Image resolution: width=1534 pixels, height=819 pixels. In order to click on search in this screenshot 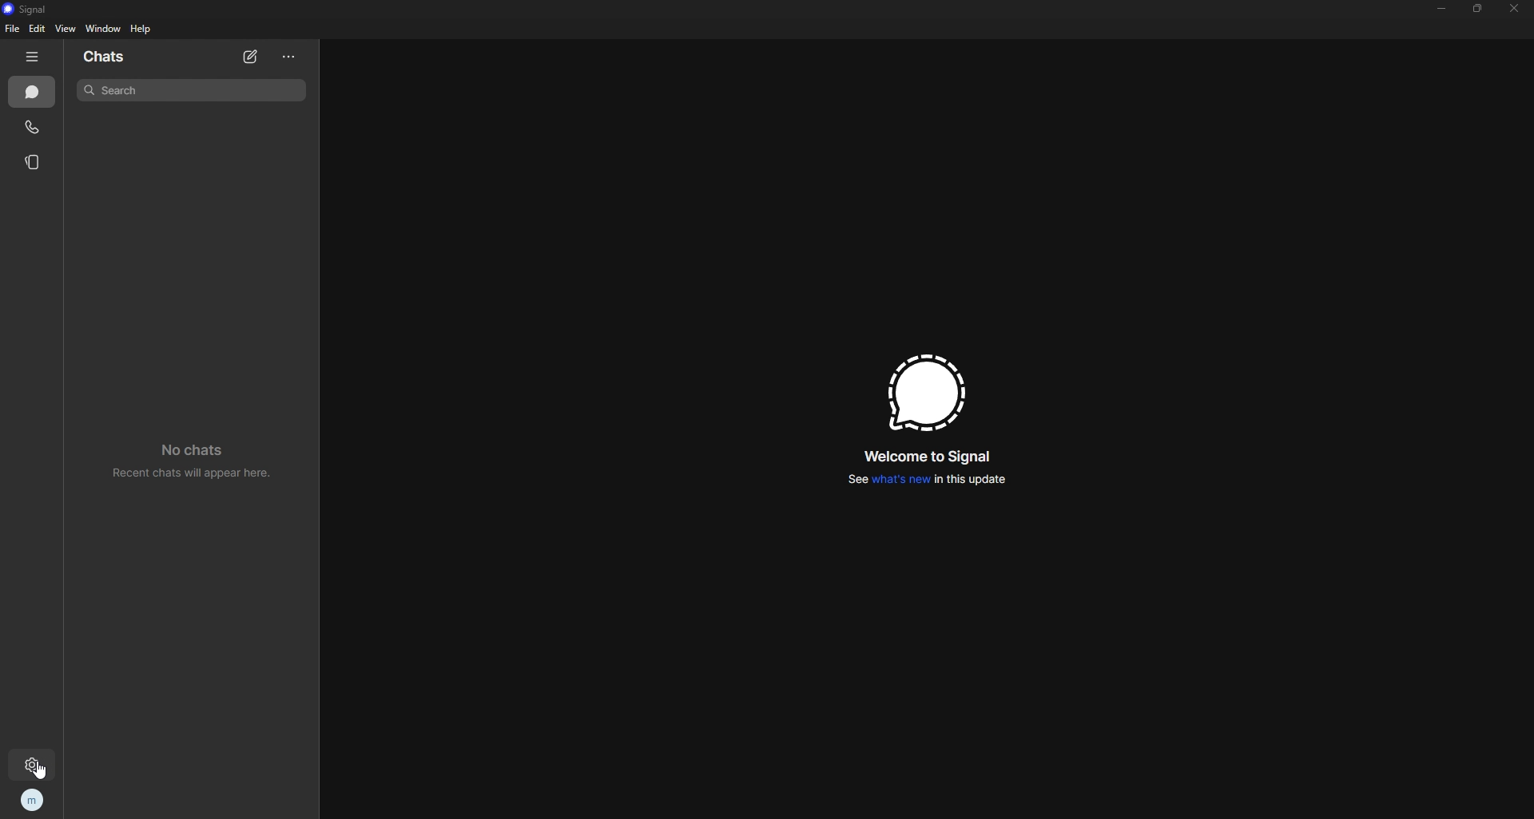, I will do `click(194, 89)`.